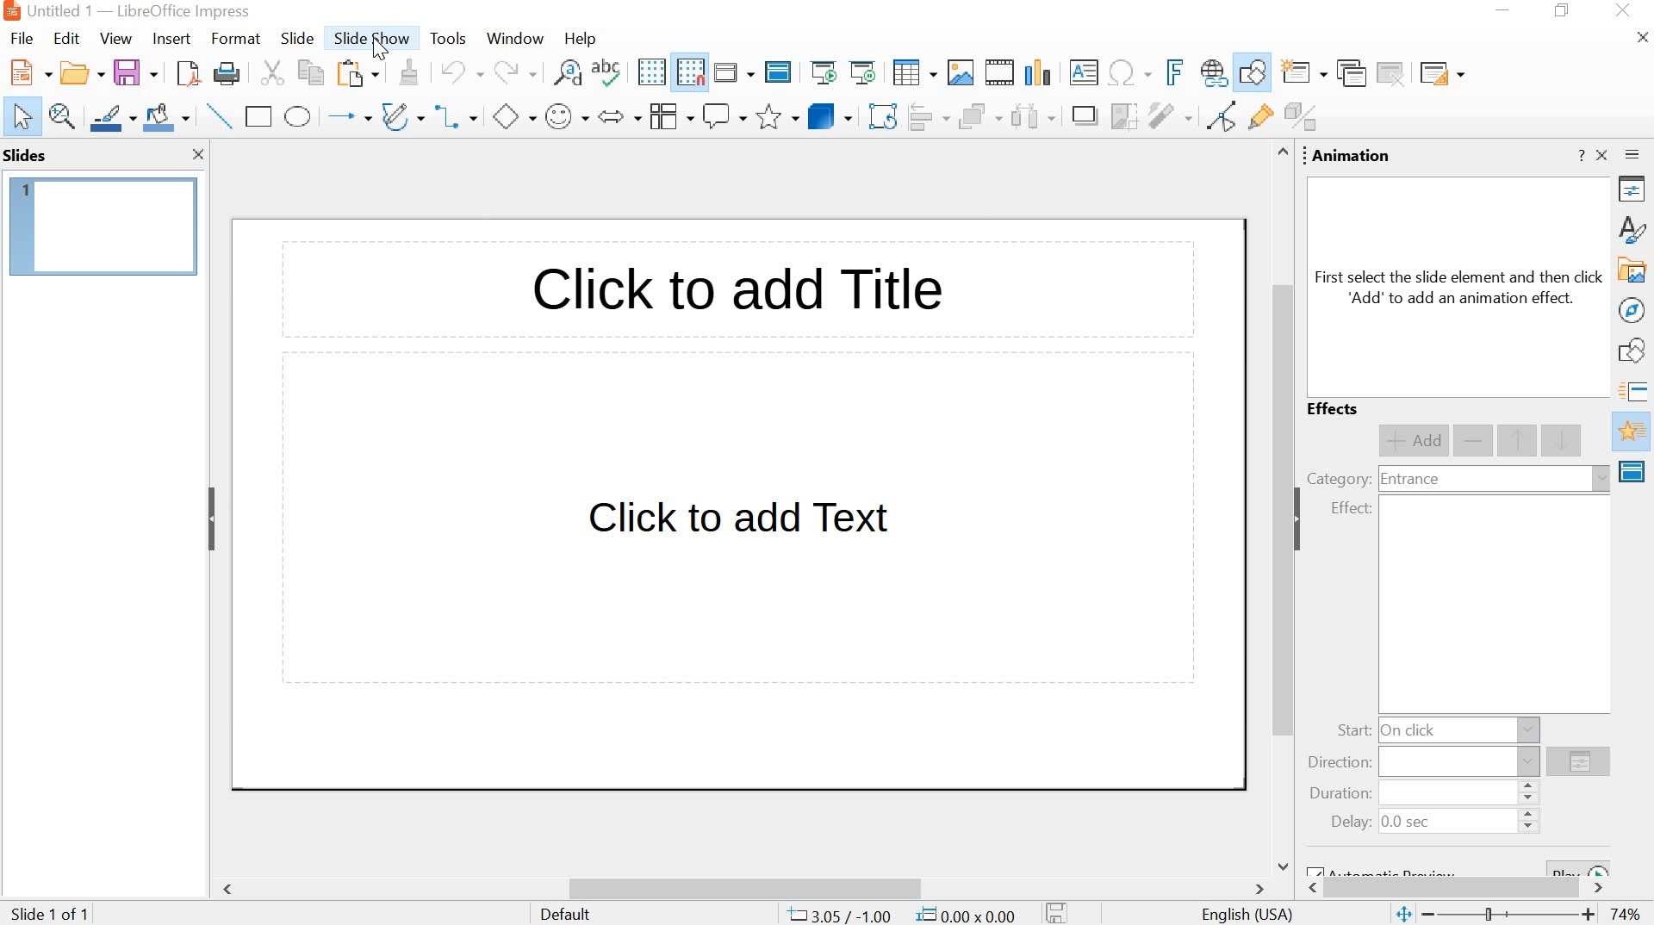  I want to click on slideshow from current slide, so click(866, 72).